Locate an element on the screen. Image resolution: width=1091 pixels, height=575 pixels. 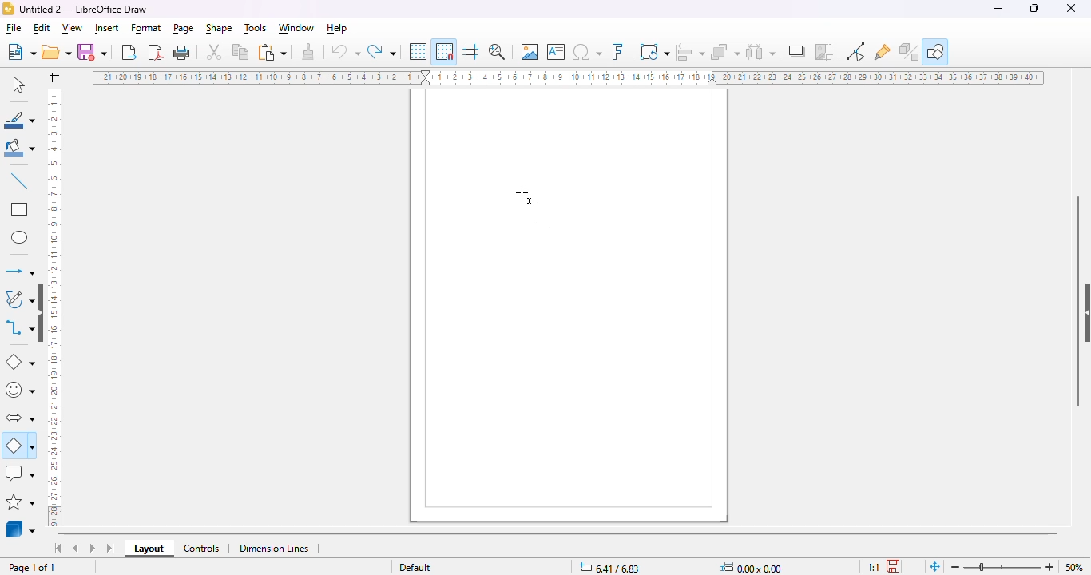
flowchart is located at coordinates (20, 445).